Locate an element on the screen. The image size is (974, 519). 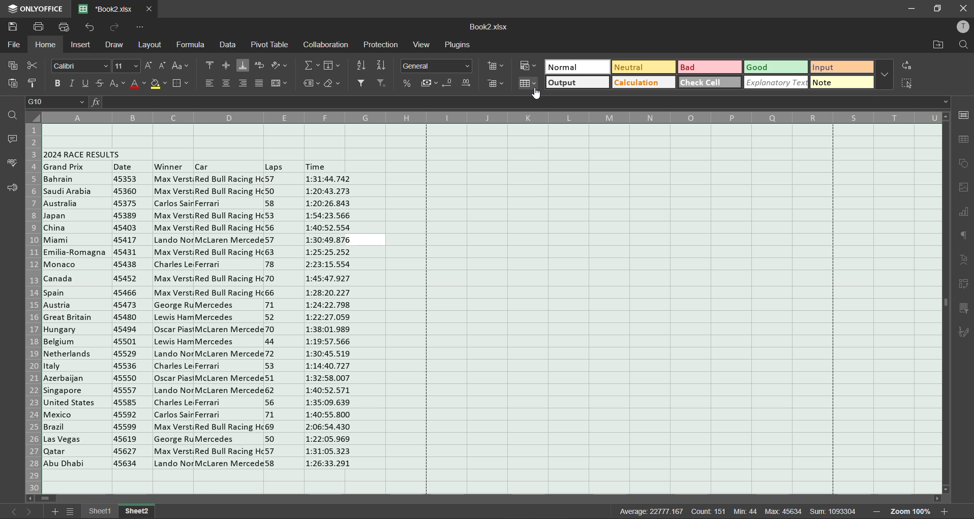
merge and center is located at coordinates (281, 84).